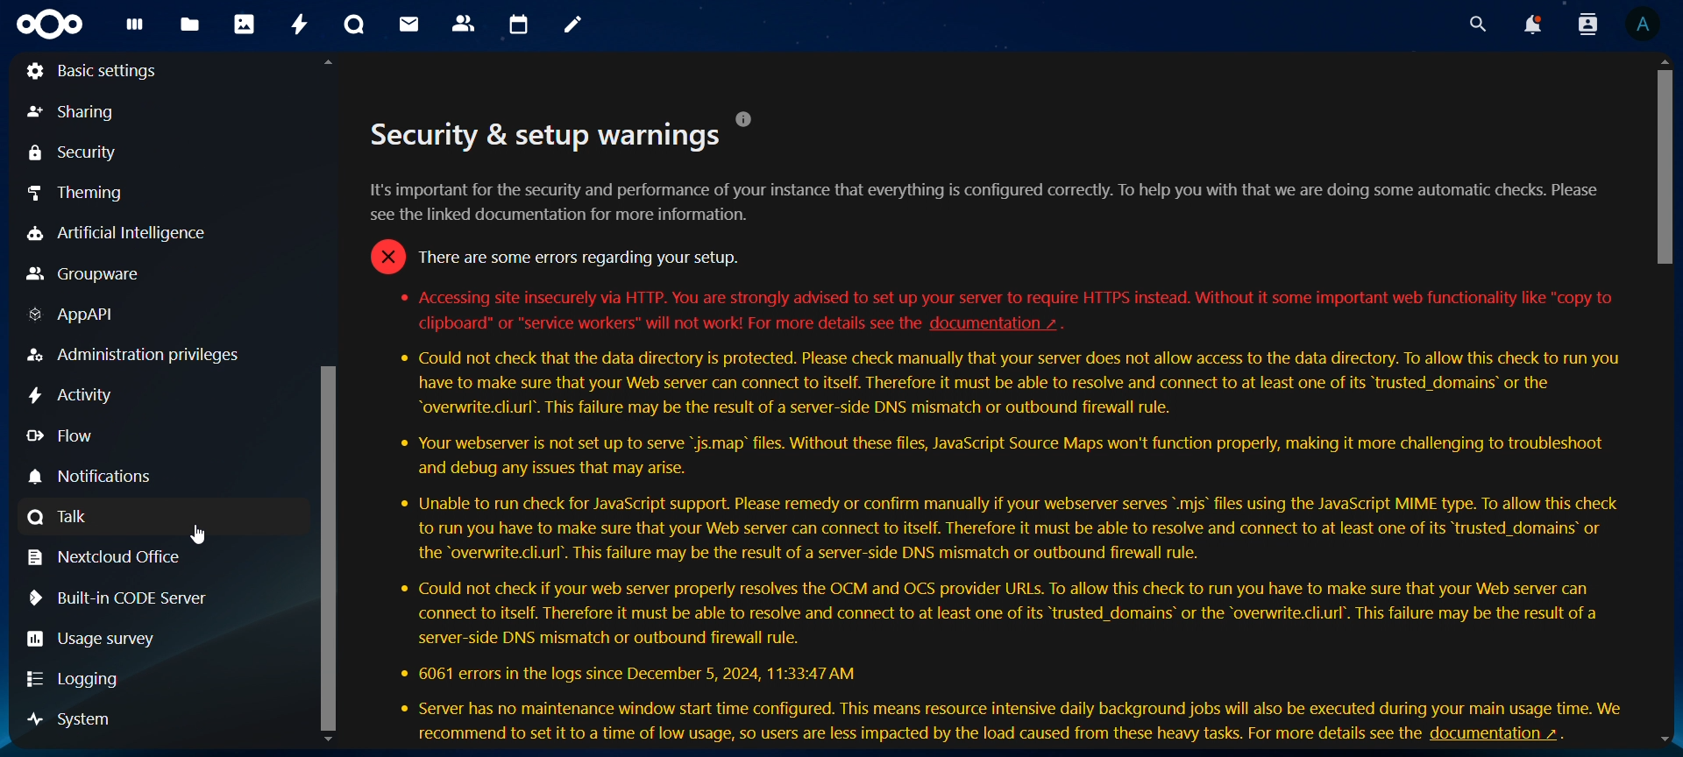 The image size is (1683, 757). I want to click on AppAPI, so click(73, 315).